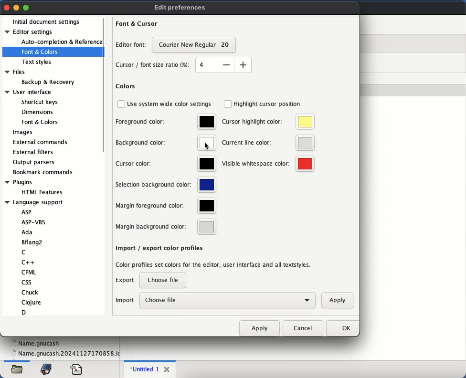 This screenshot has width=466, height=378. Describe the element at coordinates (268, 142) in the screenshot. I see `current line color` at that location.